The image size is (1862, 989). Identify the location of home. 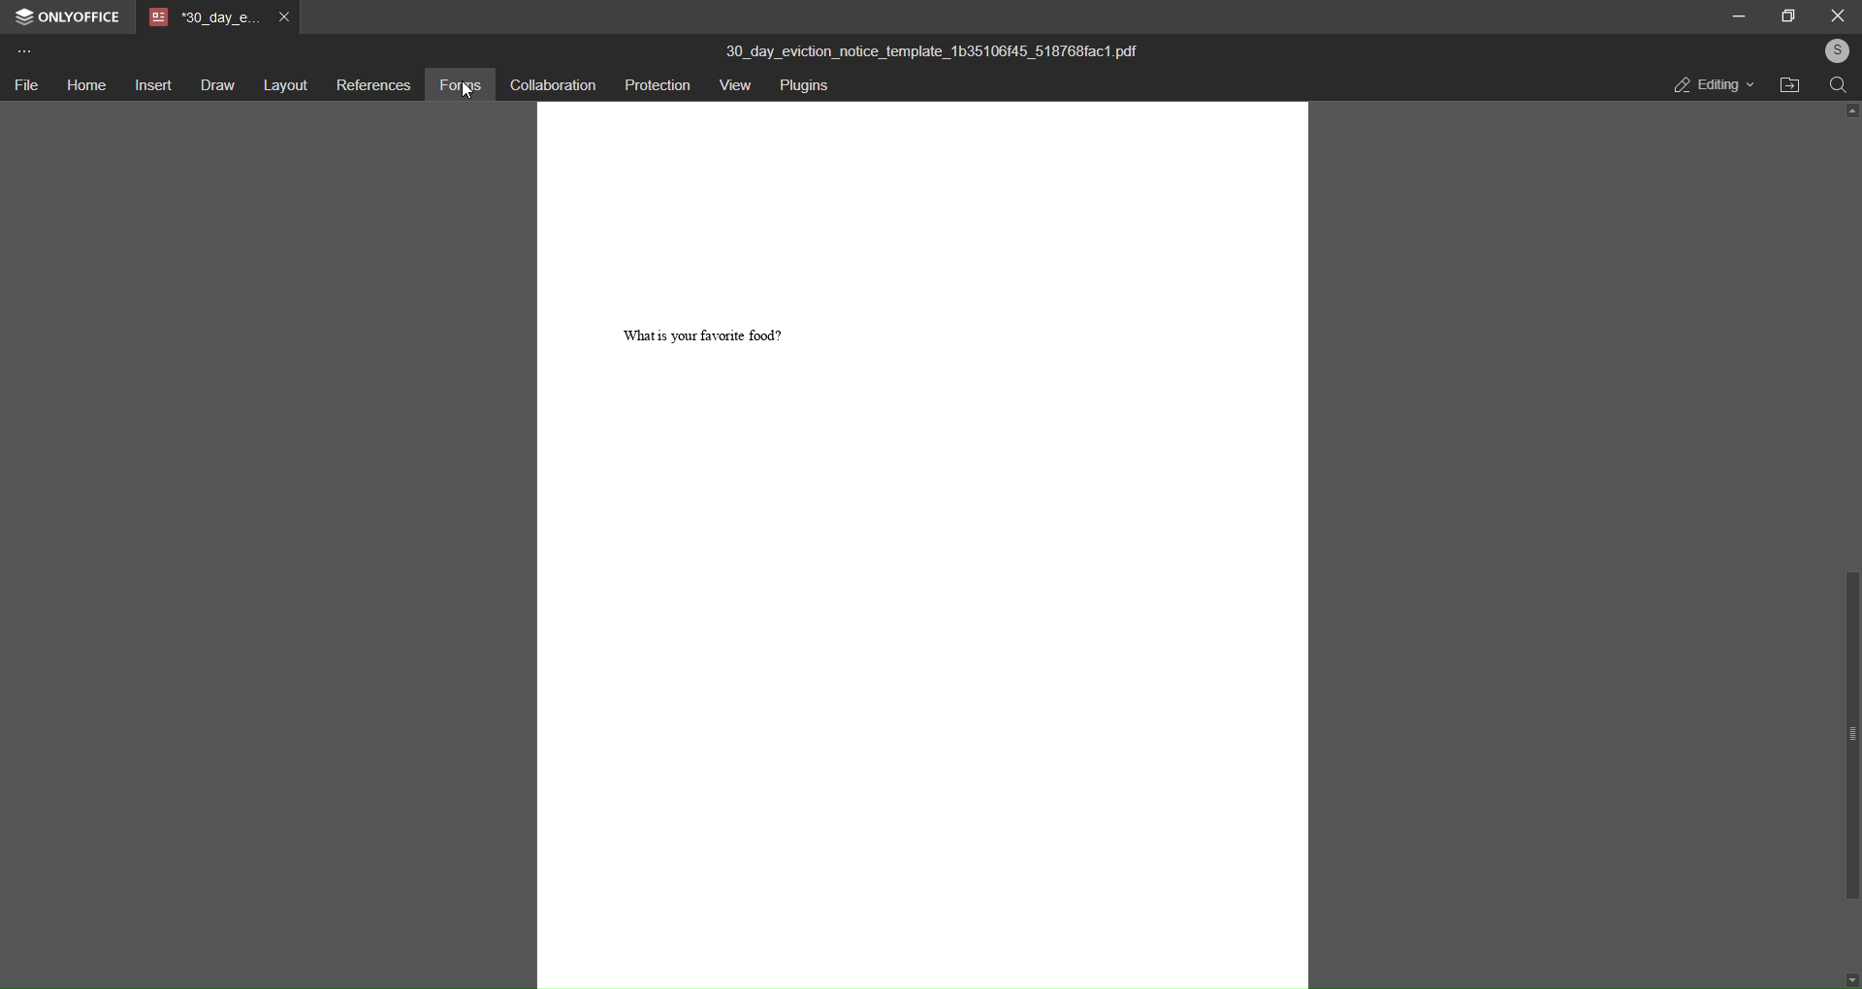
(85, 86).